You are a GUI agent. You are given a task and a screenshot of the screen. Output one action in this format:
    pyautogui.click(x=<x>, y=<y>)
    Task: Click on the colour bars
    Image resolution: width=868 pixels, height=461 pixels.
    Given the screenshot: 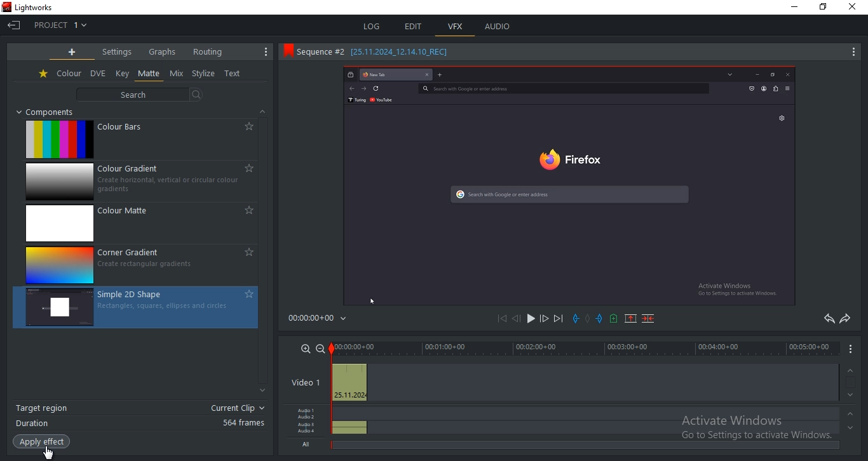 What is the action you would take?
    pyautogui.click(x=139, y=140)
    